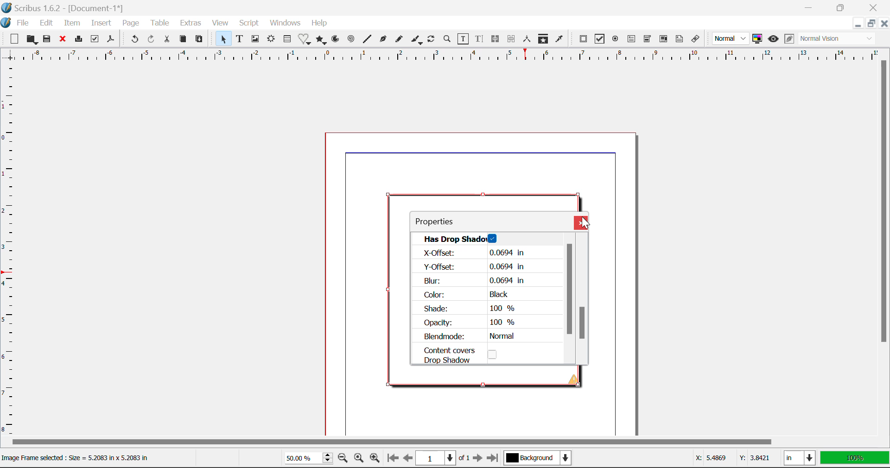 Image resolution: width=890 pixels, height=468 pixels. What do you see at coordinates (101, 23) in the screenshot?
I see `Insert` at bounding box center [101, 23].